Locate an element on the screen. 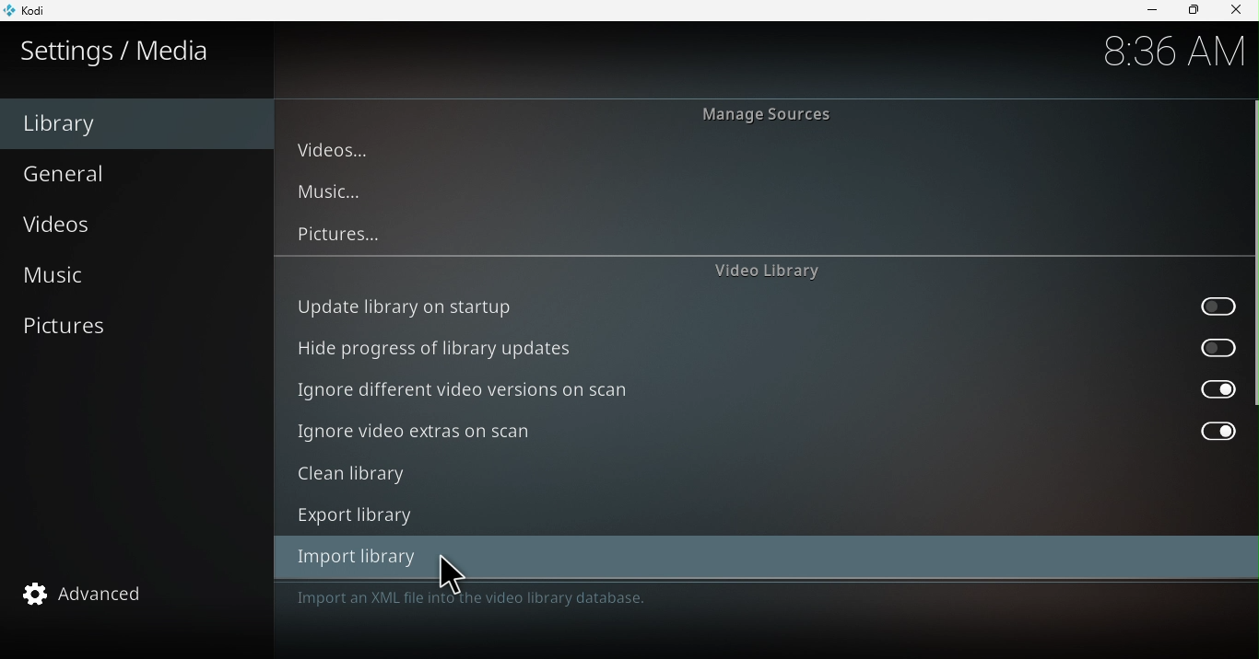 The image size is (1259, 659). 8:36 AM is located at coordinates (1168, 52).